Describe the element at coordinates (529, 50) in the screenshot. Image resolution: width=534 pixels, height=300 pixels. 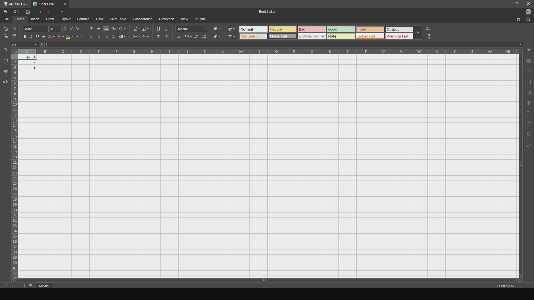
I see `save` at that location.